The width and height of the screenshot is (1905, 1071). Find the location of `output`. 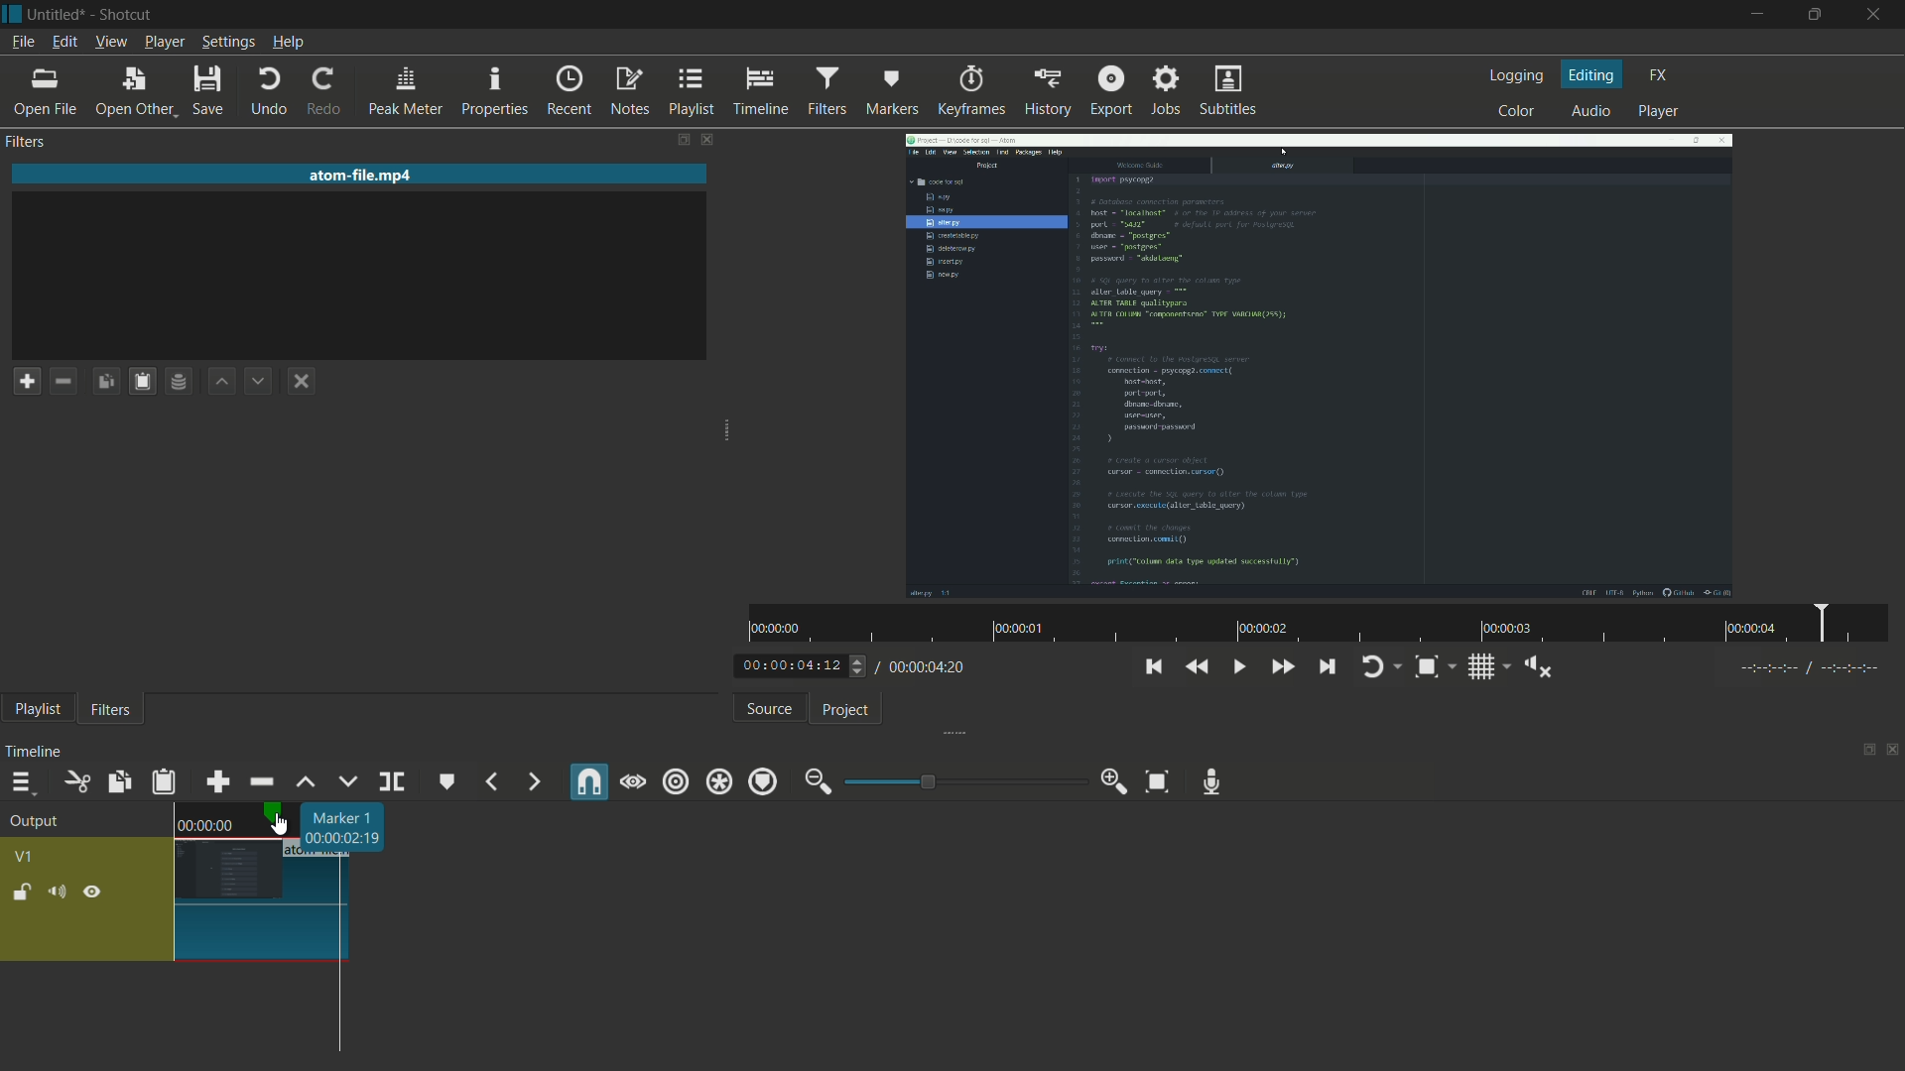

output is located at coordinates (35, 823).